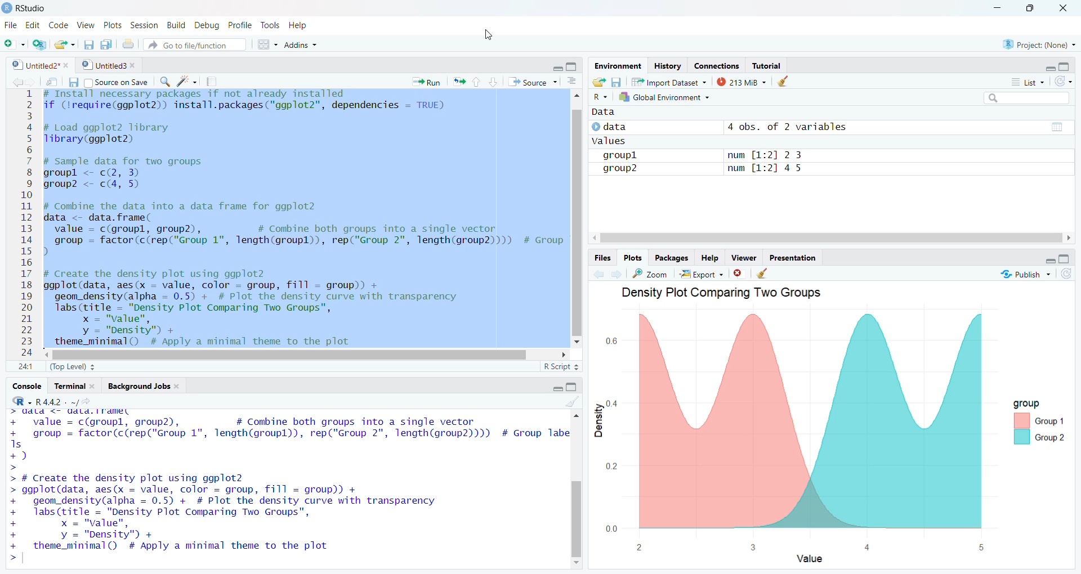 Image resolution: width=1081 pixels, height=574 pixels. What do you see at coordinates (668, 97) in the screenshot?
I see `global environment` at bounding box center [668, 97].